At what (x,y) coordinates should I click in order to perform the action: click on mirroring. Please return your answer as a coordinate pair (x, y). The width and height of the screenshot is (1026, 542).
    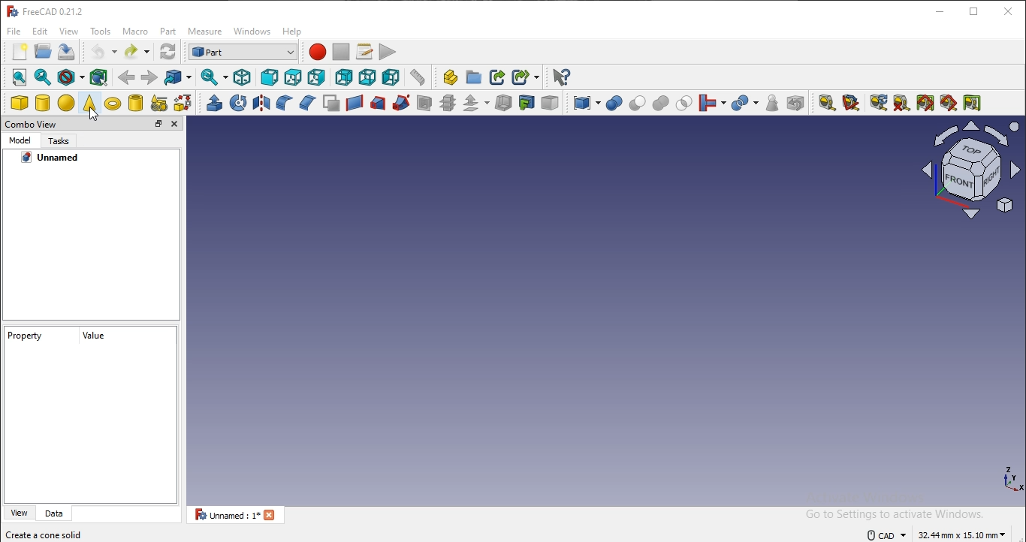
    Looking at the image, I should click on (260, 103).